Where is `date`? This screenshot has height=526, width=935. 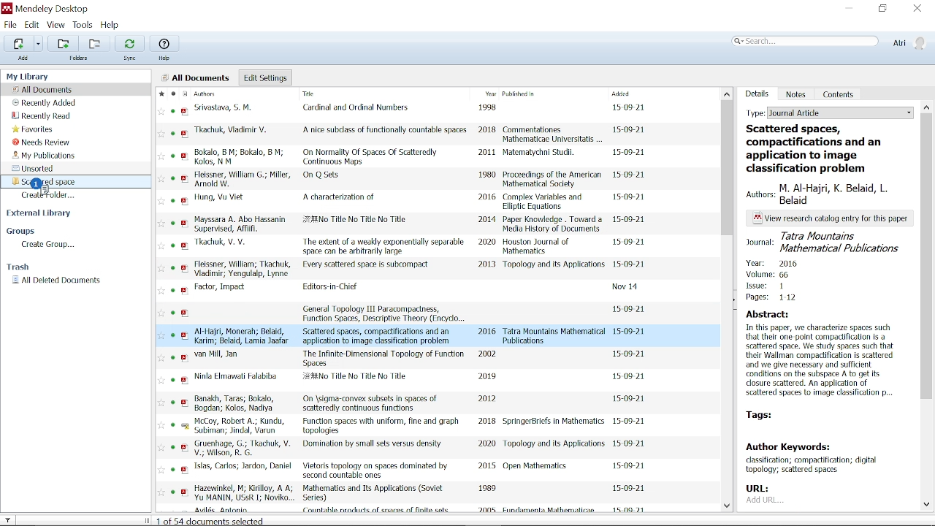 date is located at coordinates (632, 308).